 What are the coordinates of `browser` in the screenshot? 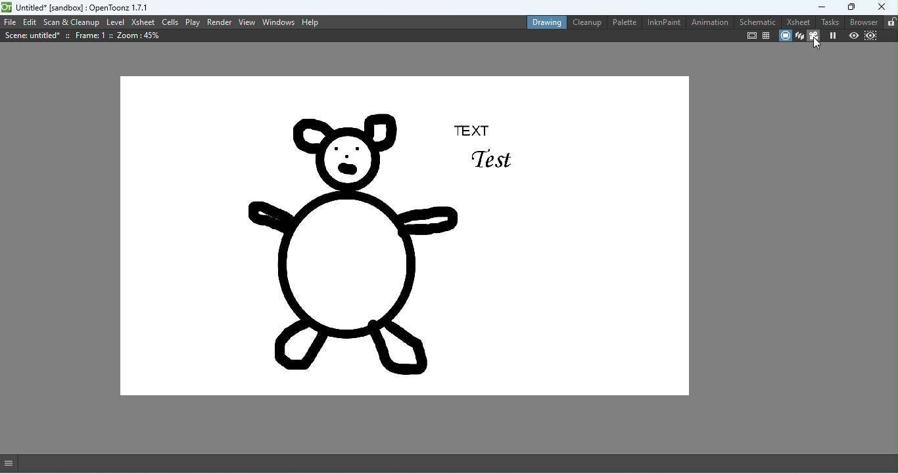 It's located at (863, 22).